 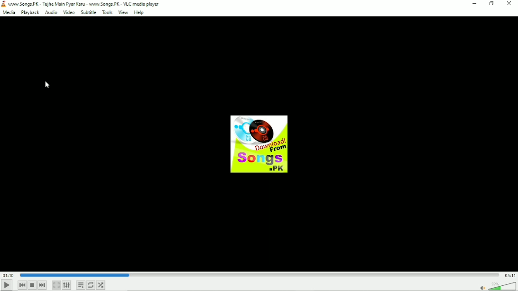 What do you see at coordinates (258, 274) in the screenshot?
I see `Play duration` at bounding box center [258, 274].